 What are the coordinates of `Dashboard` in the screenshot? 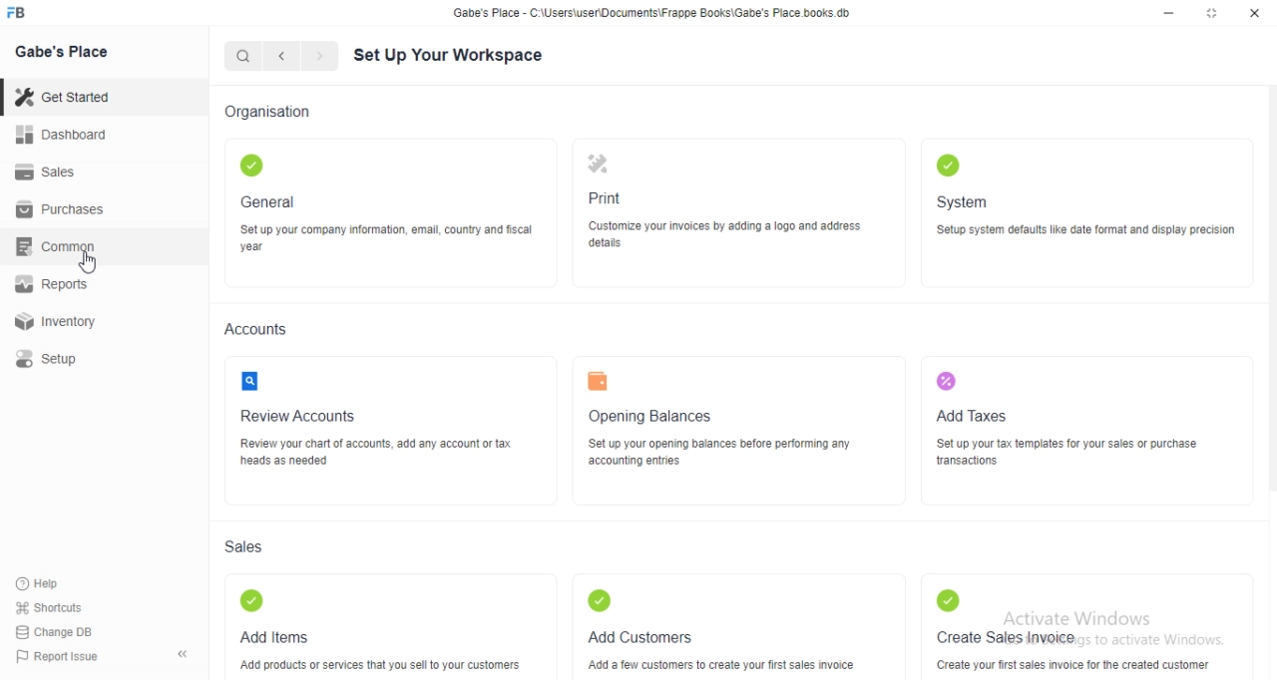 It's located at (59, 135).